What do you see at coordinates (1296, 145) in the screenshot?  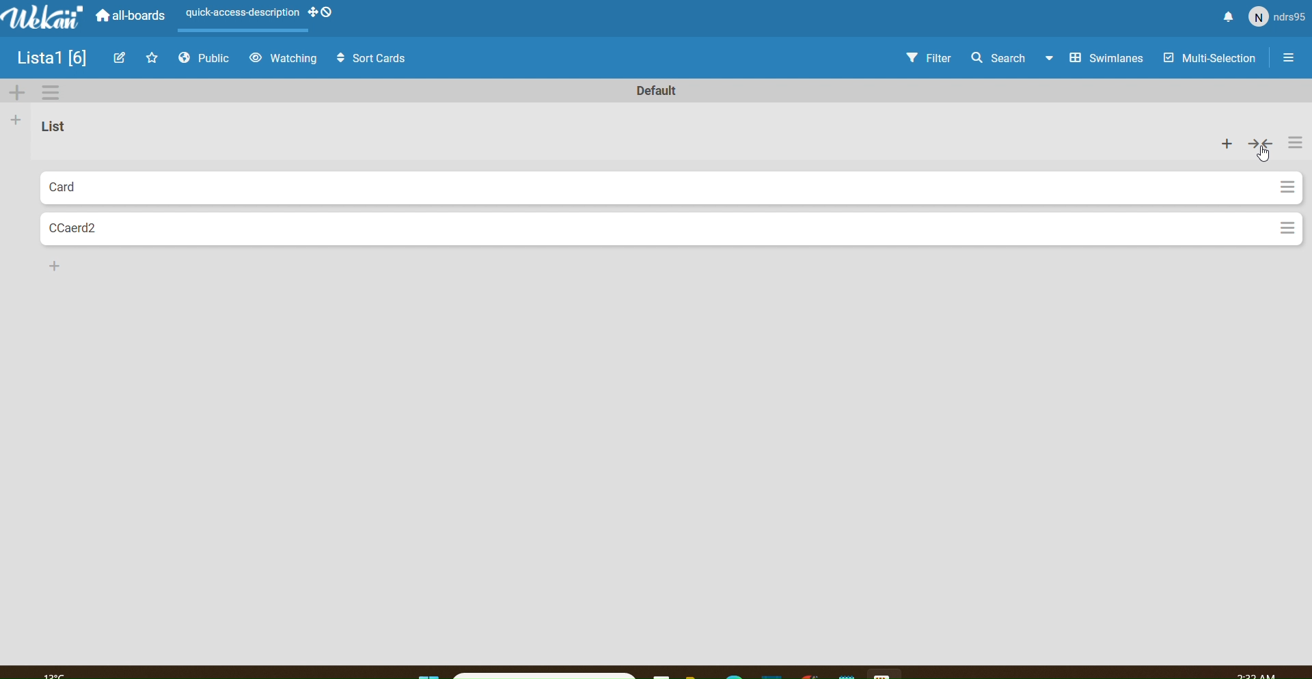 I see `Settings` at bounding box center [1296, 145].